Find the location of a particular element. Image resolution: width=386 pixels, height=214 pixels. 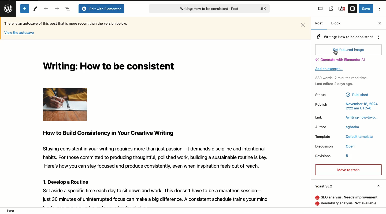

Status Published is located at coordinates (343, 94).